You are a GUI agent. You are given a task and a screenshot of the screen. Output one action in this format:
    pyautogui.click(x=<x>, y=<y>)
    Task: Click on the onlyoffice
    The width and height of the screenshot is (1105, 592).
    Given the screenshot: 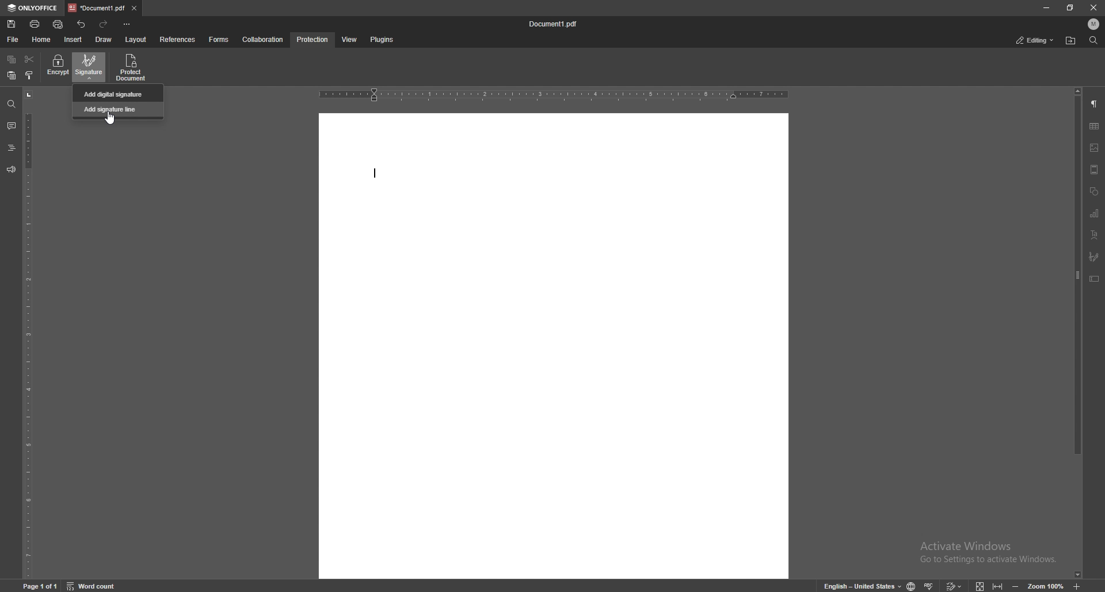 What is the action you would take?
    pyautogui.click(x=33, y=8)
    